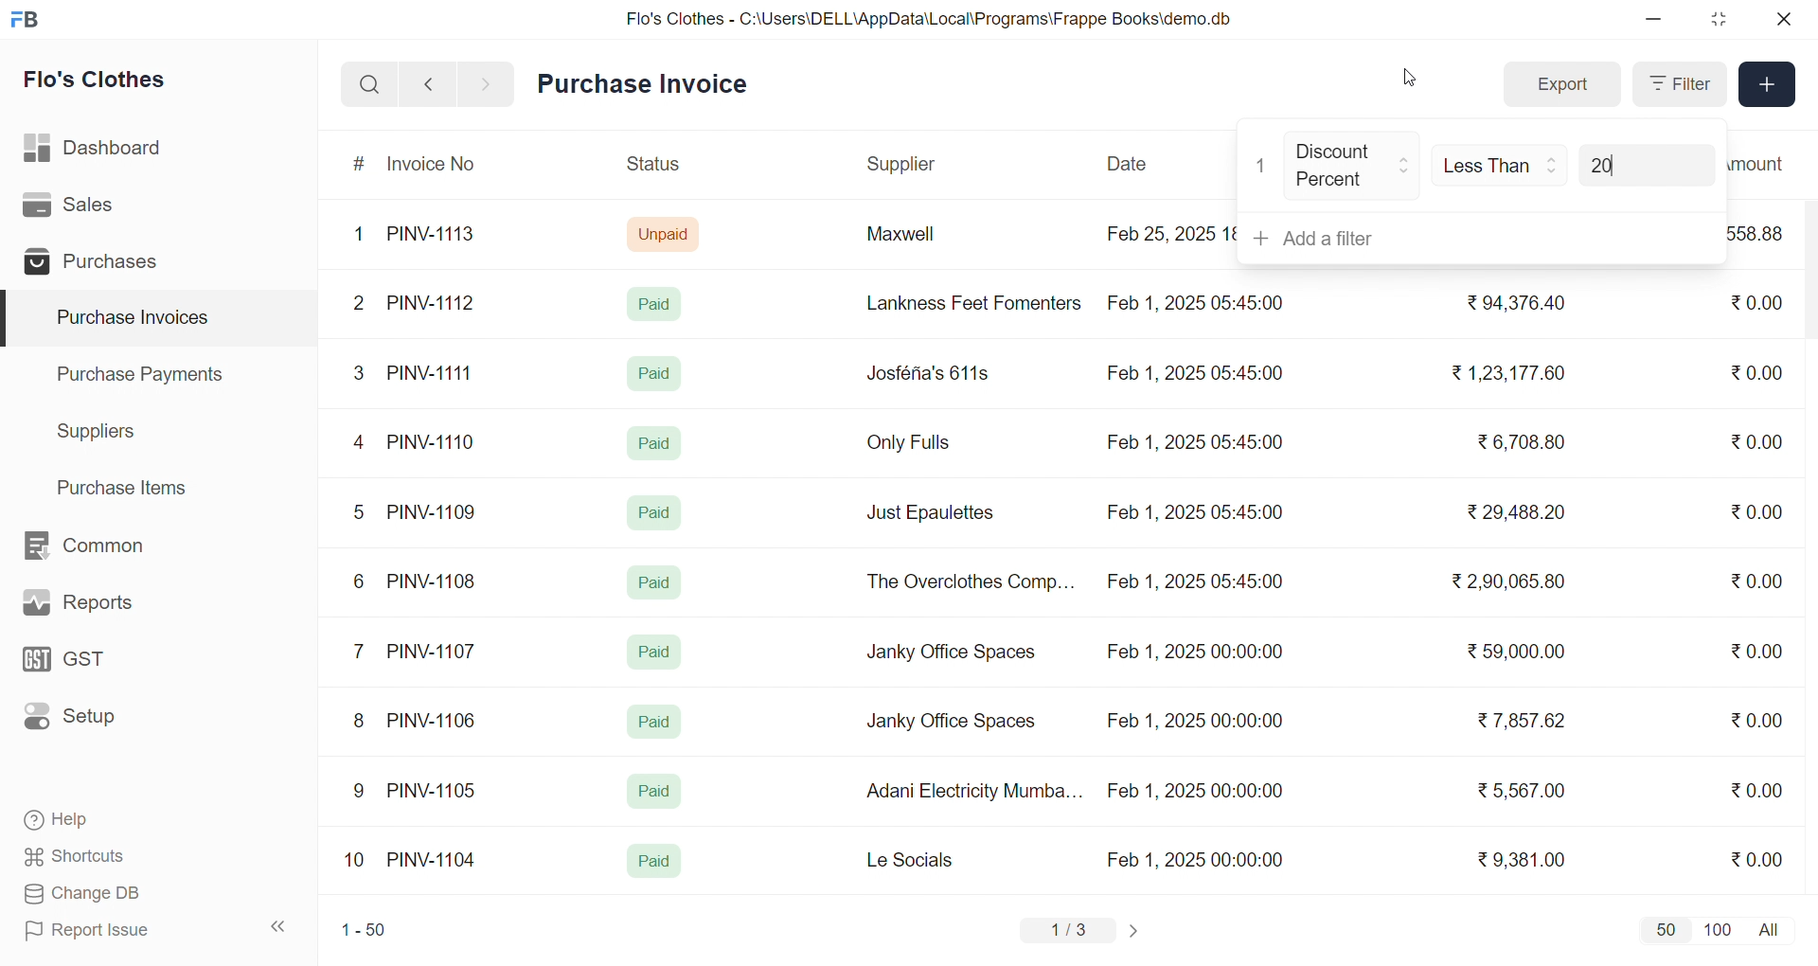 Image resolution: width=1818 pixels, height=966 pixels. I want to click on Feb 1, 2025 05:45:00, so click(1198, 443).